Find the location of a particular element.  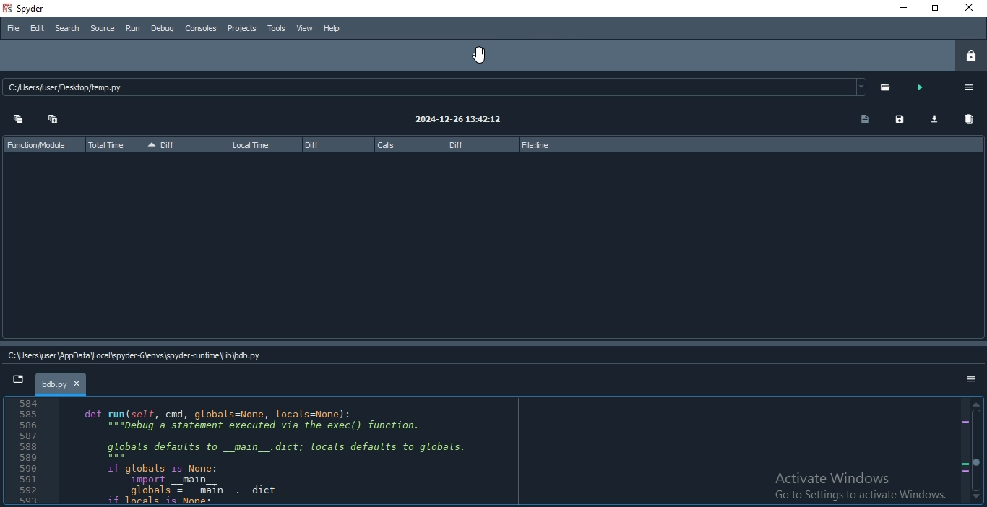

C:/Users/user Desktop/temp.py is located at coordinates (436, 87).